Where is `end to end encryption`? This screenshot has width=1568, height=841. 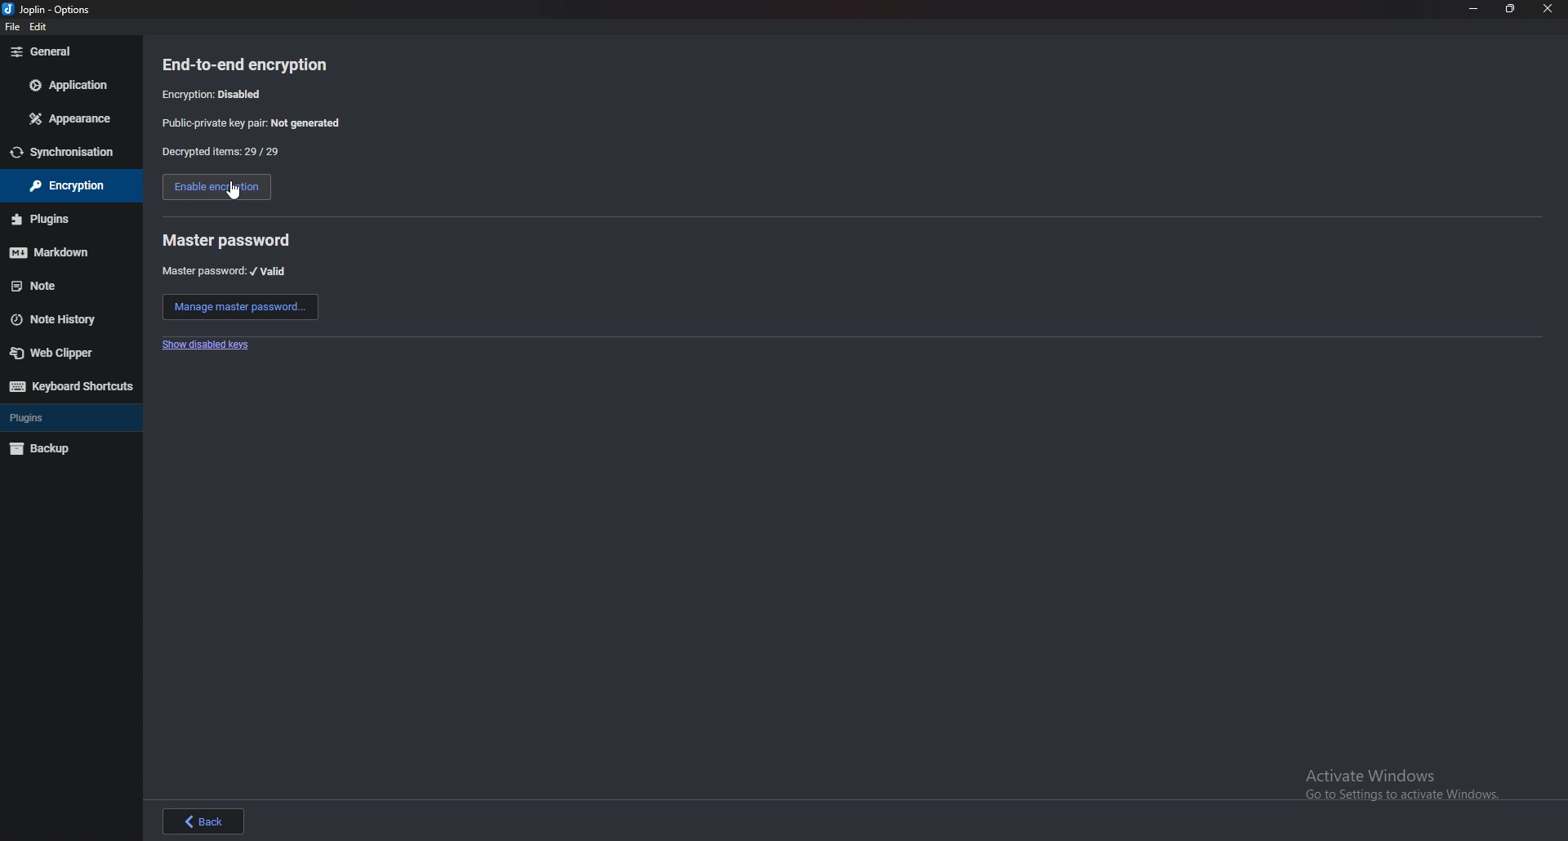
end to end encryption is located at coordinates (248, 64).